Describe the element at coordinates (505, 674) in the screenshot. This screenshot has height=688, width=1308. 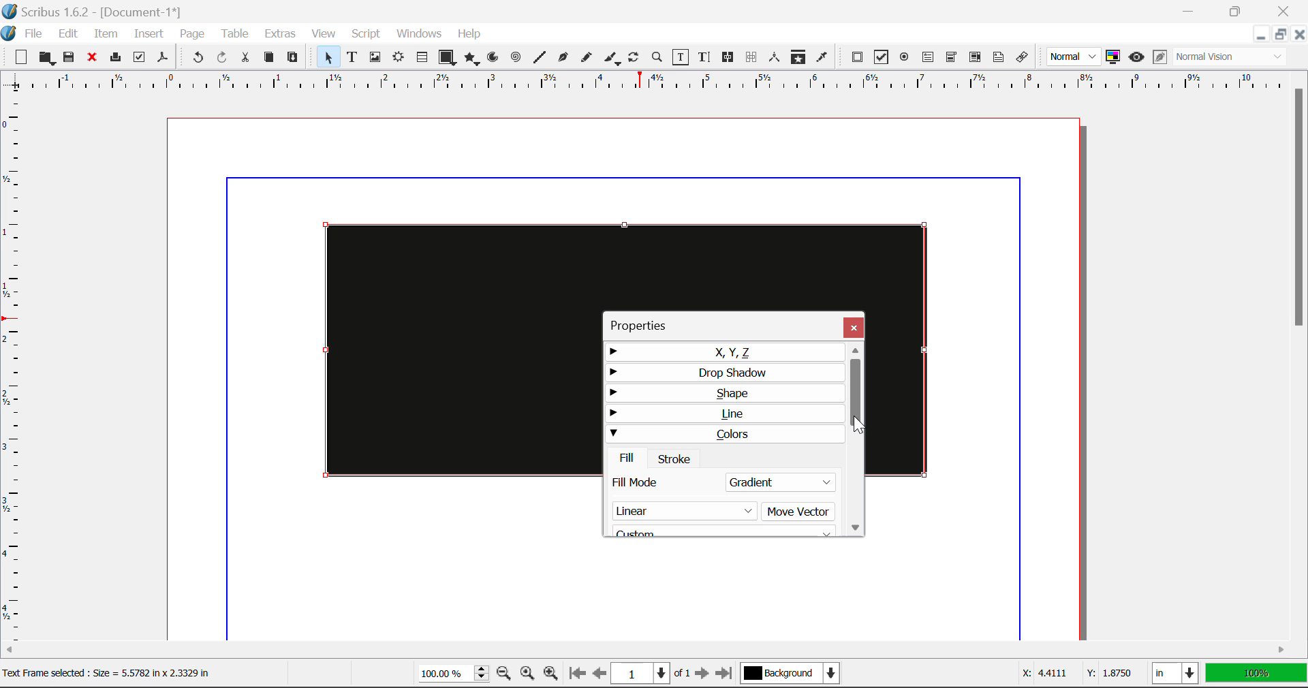
I see `Zoom Out` at that location.